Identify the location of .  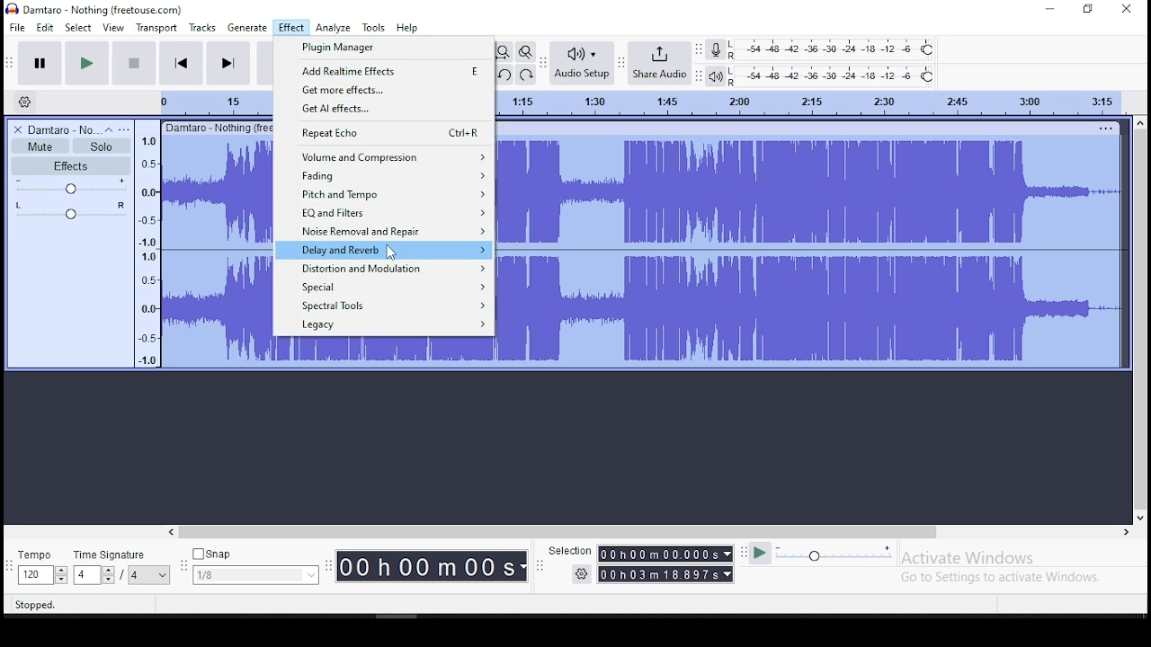
(216, 127).